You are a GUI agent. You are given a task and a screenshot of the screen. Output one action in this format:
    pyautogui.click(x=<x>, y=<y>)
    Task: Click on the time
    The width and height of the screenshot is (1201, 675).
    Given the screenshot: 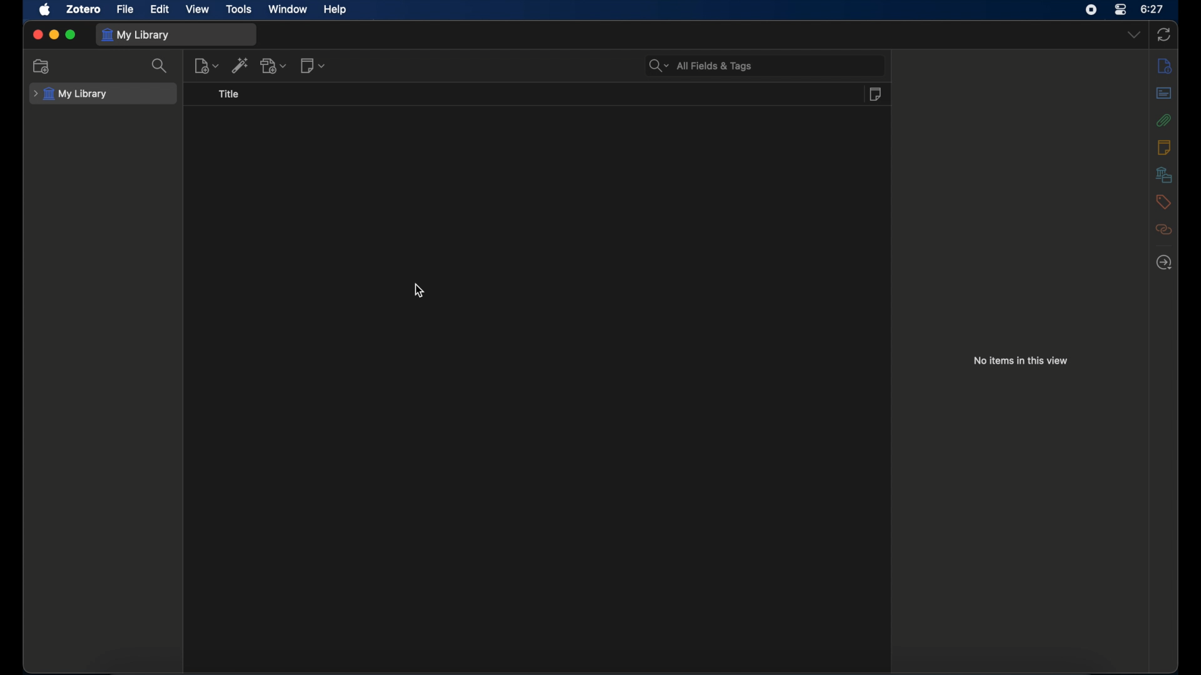 What is the action you would take?
    pyautogui.click(x=1152, y=9)
    